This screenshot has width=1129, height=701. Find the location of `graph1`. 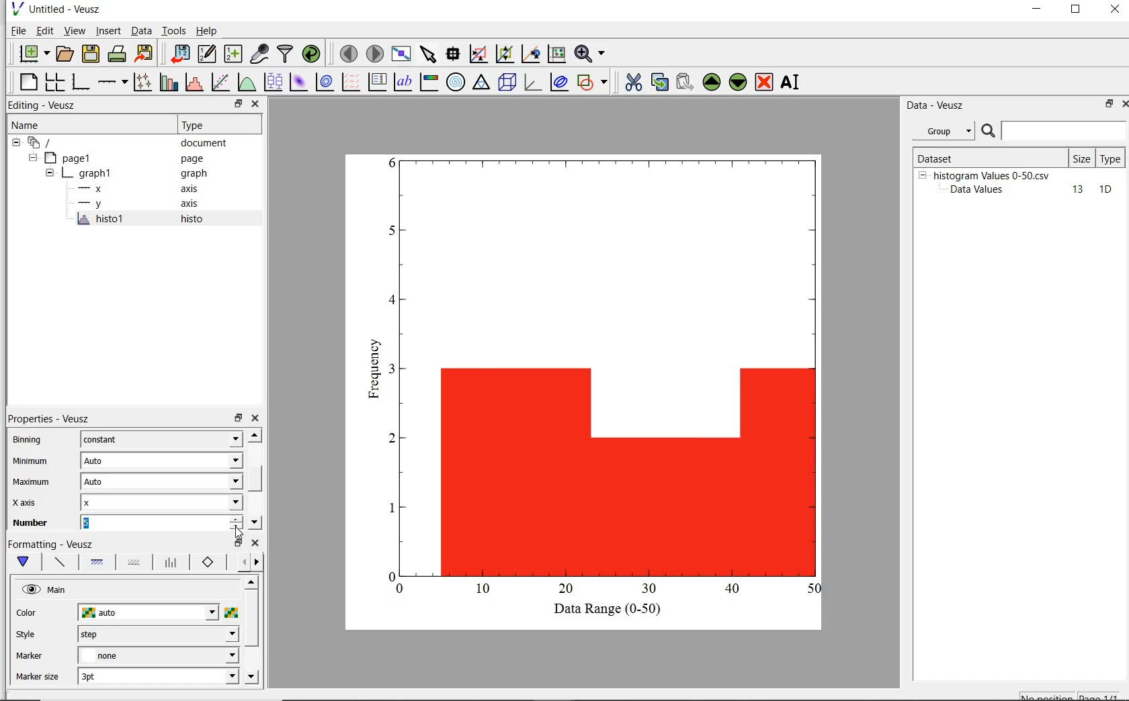

graph1 is located at coordinates (89, 175).